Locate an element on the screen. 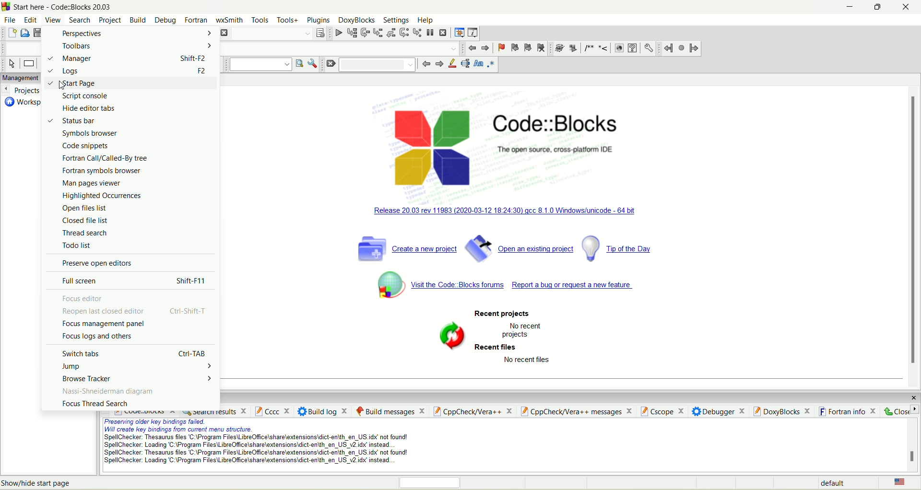 The image size is (921, 490). focus editor is located at coordinates (82, 298).